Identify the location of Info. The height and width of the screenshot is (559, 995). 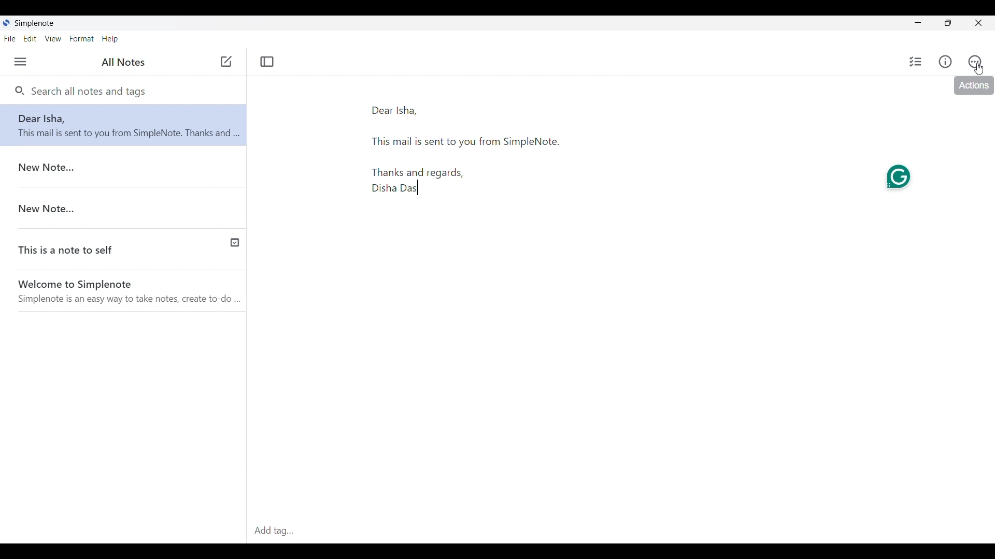
(946, 62).